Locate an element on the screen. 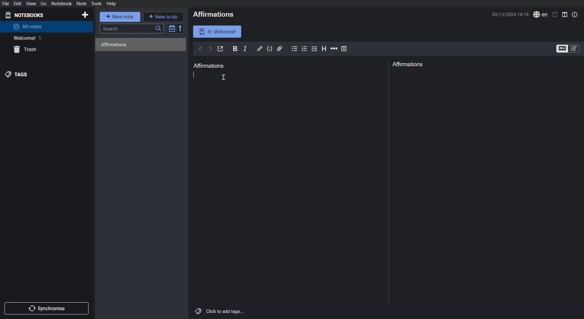  New note is located at coordinates (120, 17).